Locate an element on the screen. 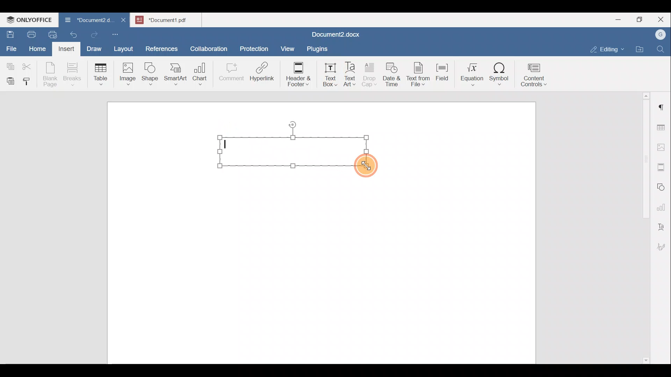 The width and height of the screenshot is (671, 377). Table is located at coordinates (101, 73).